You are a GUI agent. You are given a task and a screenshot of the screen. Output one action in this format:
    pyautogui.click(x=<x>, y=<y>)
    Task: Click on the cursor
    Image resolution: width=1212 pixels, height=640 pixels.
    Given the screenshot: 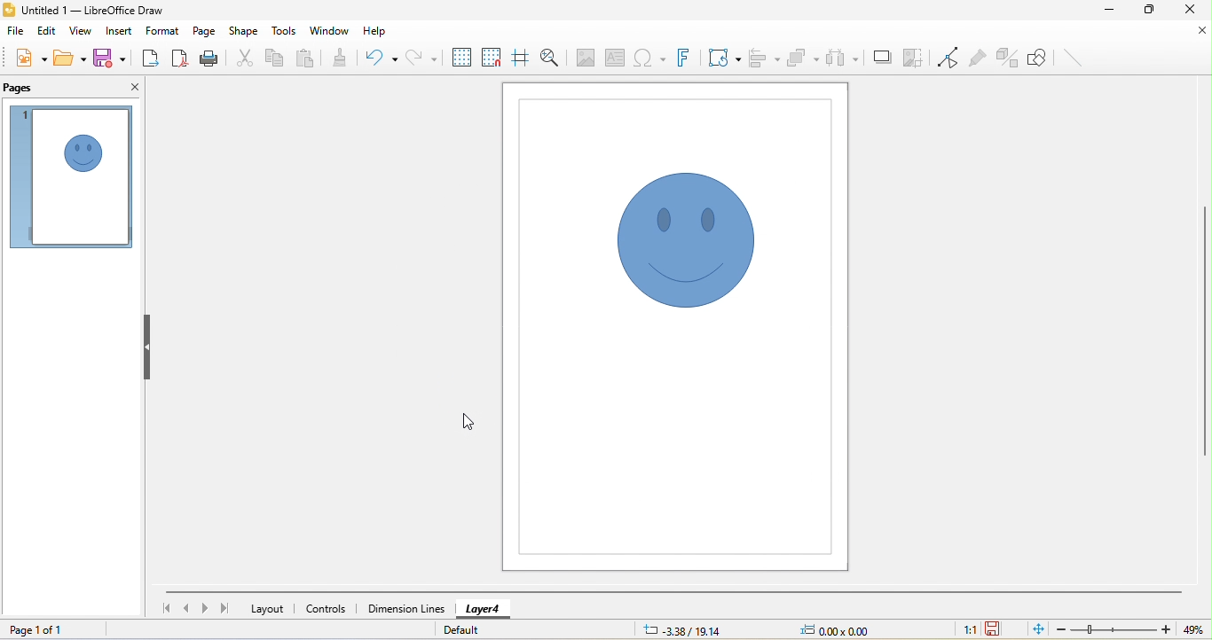 What is the action you would take?
    pyautogui.click(x=465, y=423)
    